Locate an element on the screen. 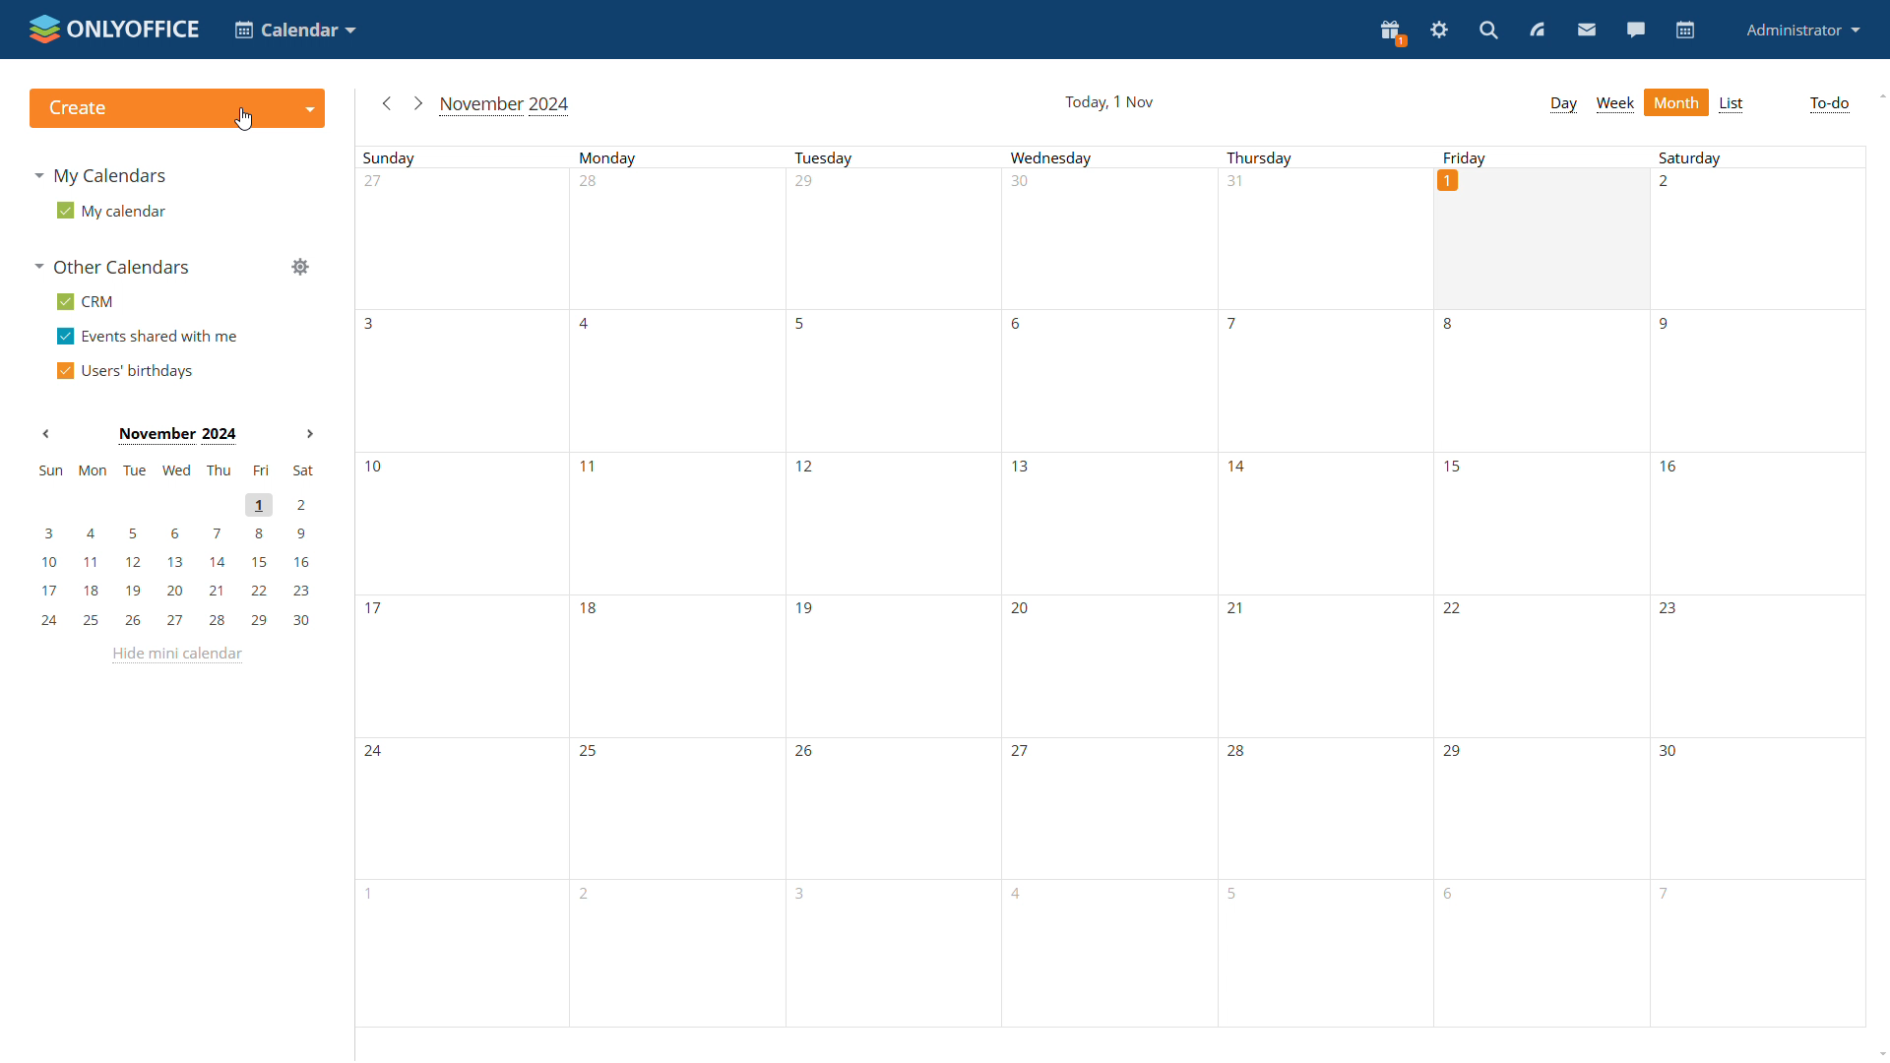  my calendars is located at coordinates (104, 173).